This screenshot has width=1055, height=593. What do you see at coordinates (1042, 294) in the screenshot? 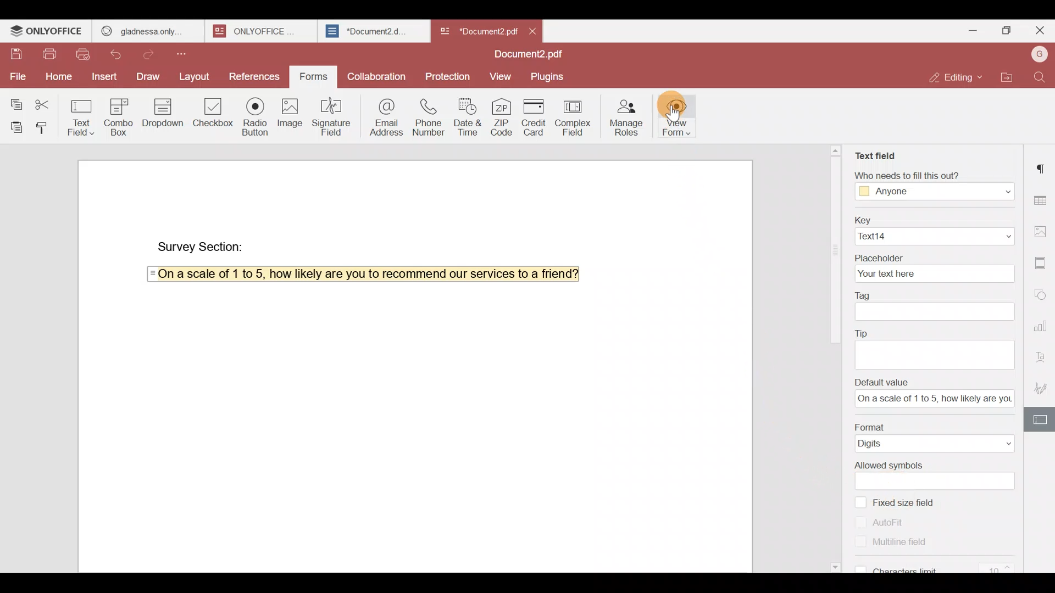
I see `Shapes settings` at bounding box center [1042, 294].